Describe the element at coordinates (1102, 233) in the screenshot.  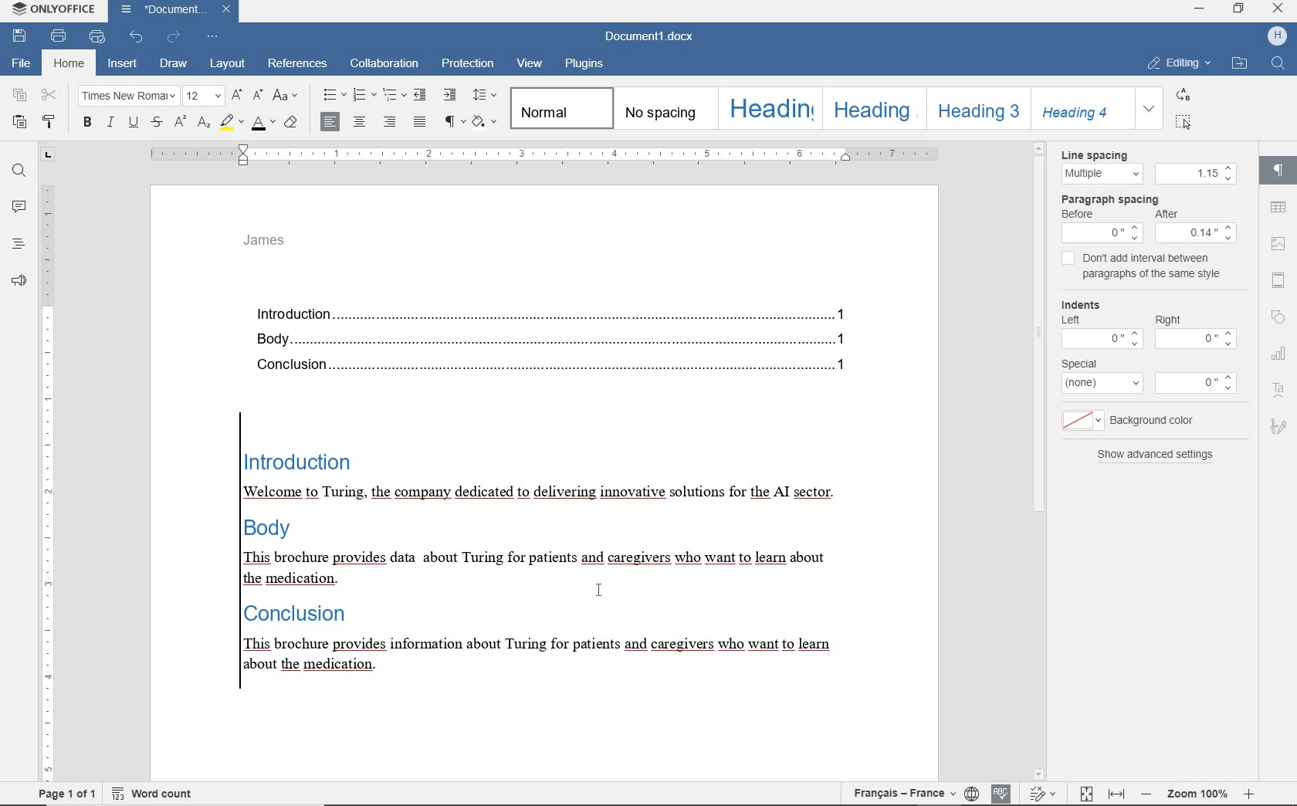
I see `menu` at that location.